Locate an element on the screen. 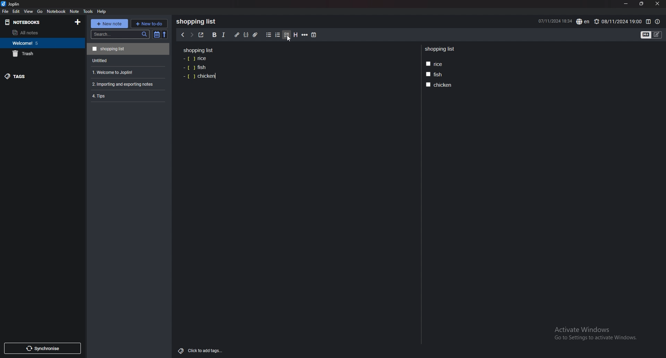  go is located at coordinates (40, 12).